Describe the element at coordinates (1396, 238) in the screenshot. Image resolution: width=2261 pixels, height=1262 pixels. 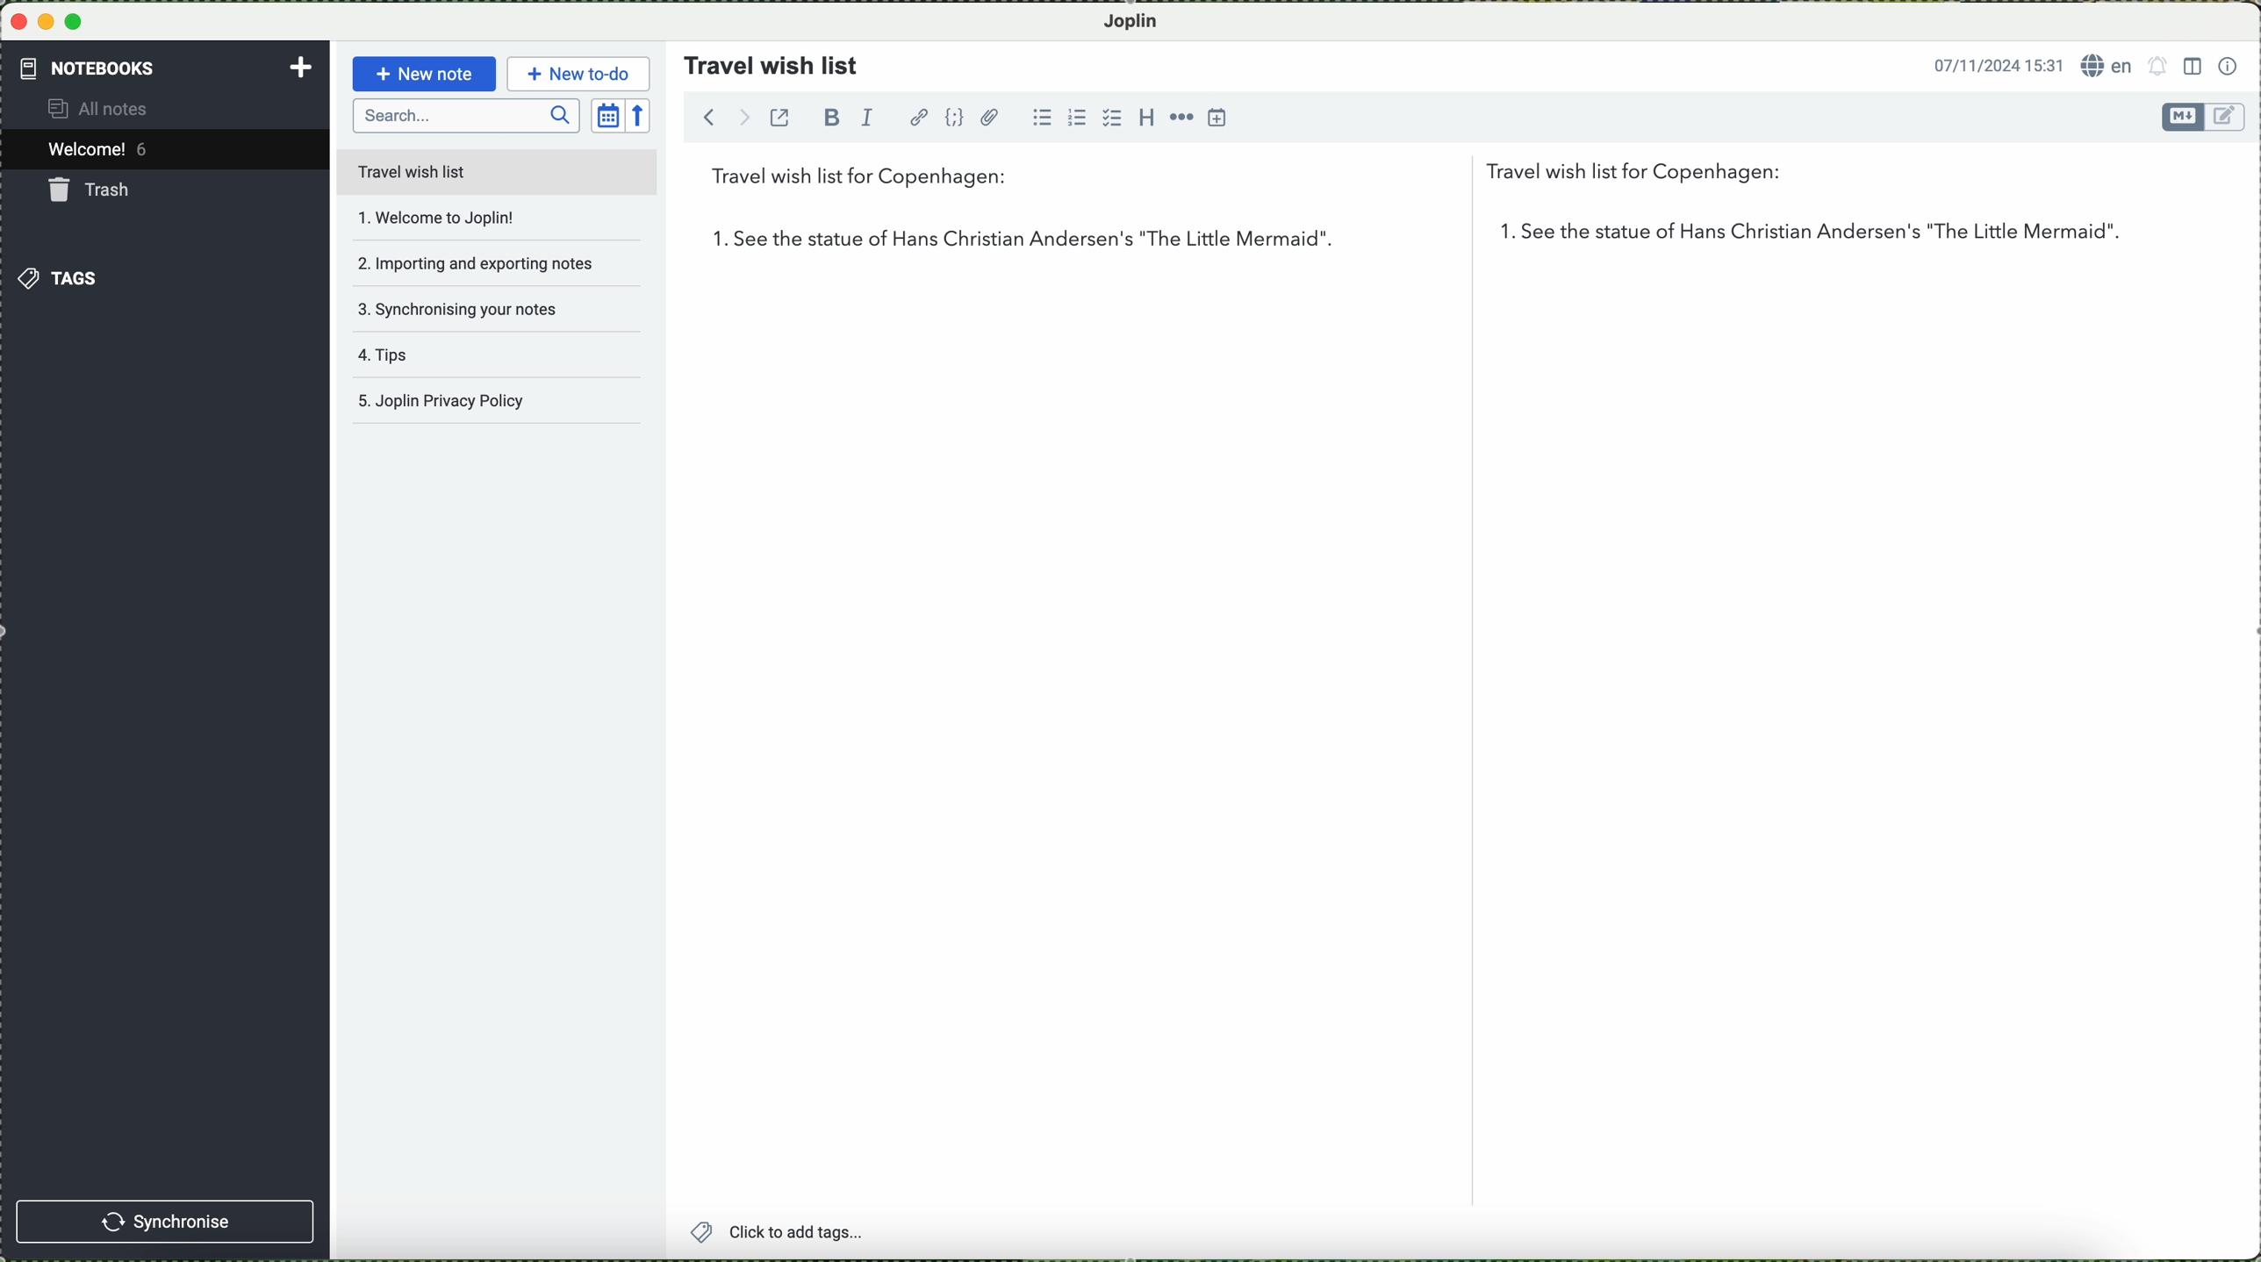
I see `first point` at that location.